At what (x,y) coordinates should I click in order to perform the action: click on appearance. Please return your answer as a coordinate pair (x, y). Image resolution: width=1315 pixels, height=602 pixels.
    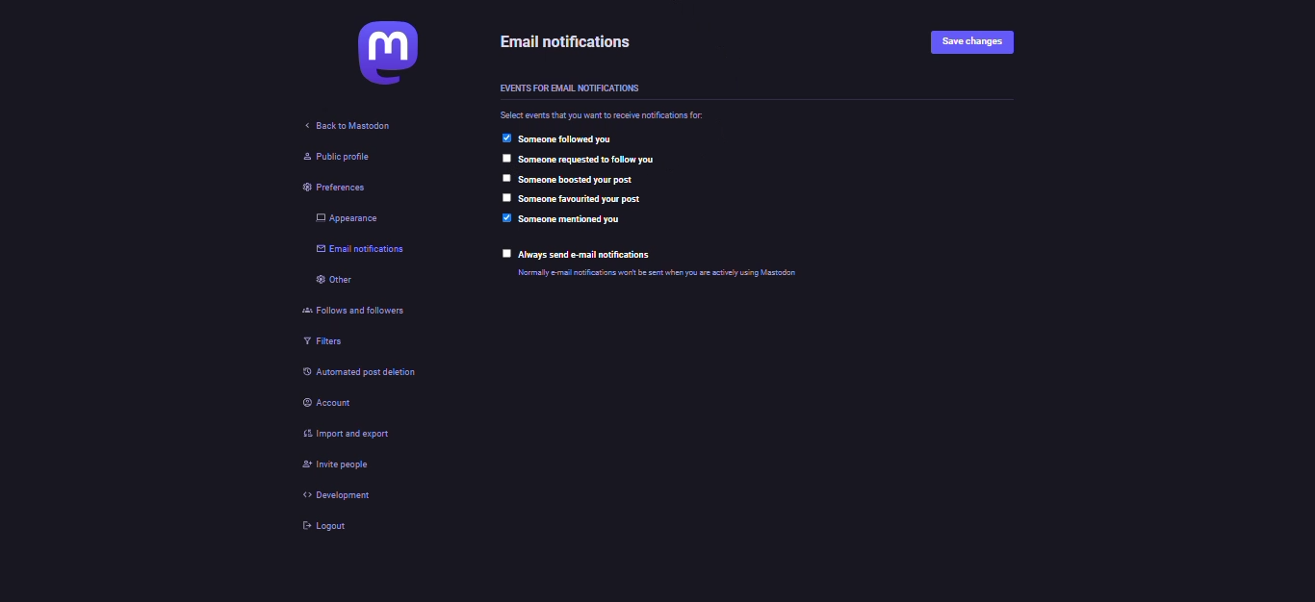
    Looking at the image, I should click on (341, 217).